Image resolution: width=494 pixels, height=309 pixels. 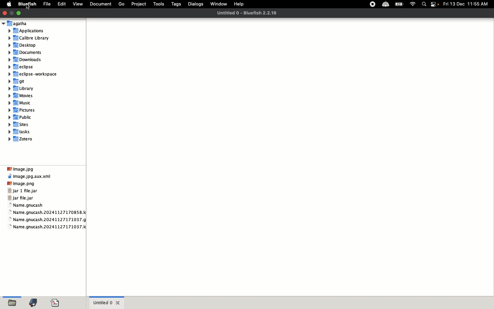 What do you see at coordinates (23, 139) in the screenshot?
I see `zotero` at bounding box center [23, 139].